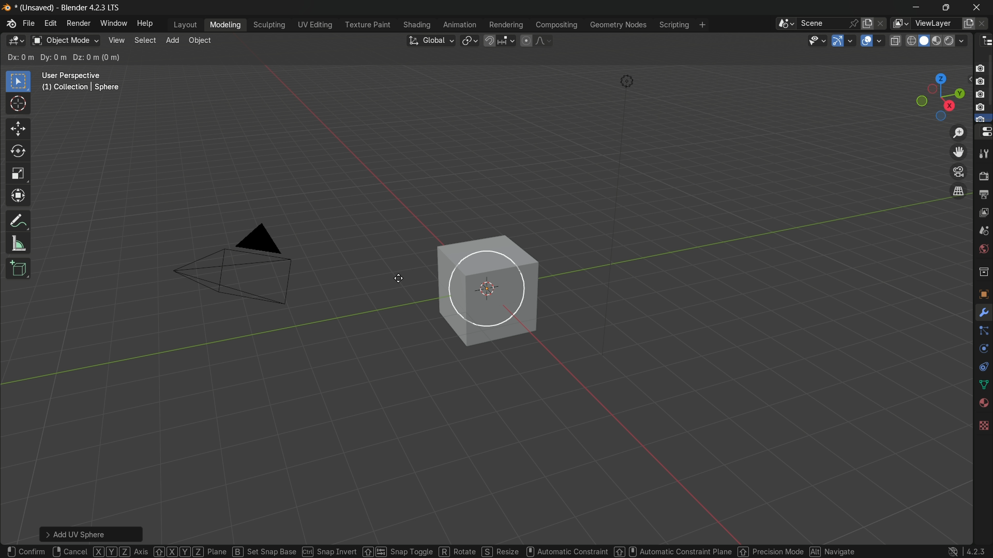  What do you see at coordinates (853, 40) in the screenshot?
I see `gizmos` at bounding box center [853, 40].